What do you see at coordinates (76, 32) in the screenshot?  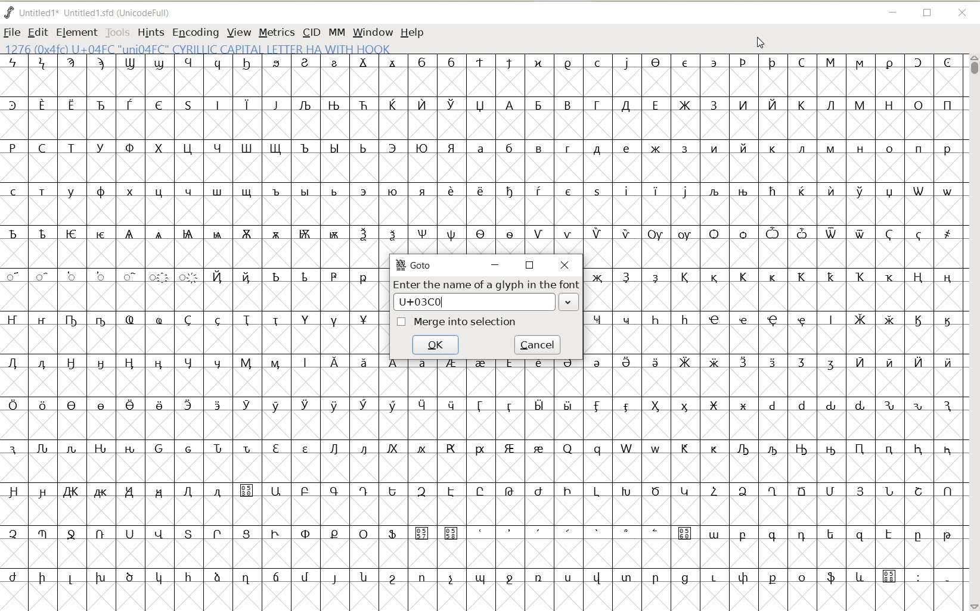 I see `ELEMENT` at bounding box center [76, 32].